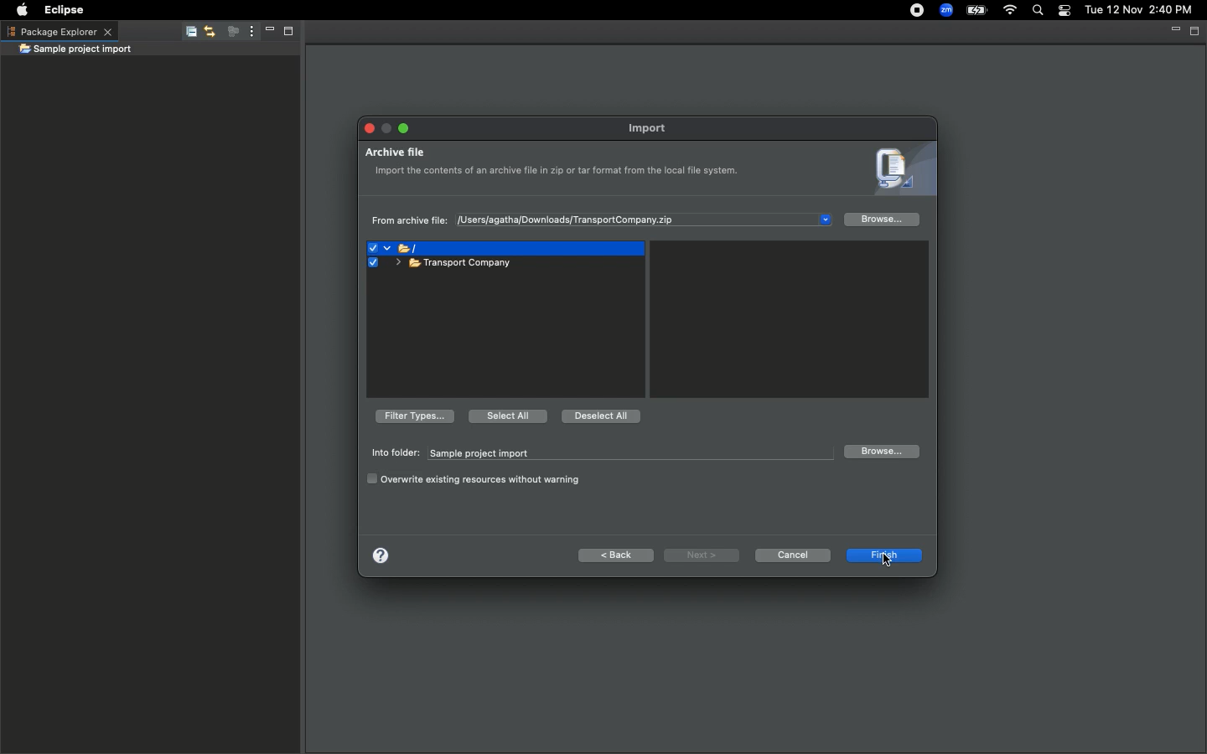  What do you see at coordinates (248, 32) in the screenshot?
I see `View menu` at bounding box center [248, 32].